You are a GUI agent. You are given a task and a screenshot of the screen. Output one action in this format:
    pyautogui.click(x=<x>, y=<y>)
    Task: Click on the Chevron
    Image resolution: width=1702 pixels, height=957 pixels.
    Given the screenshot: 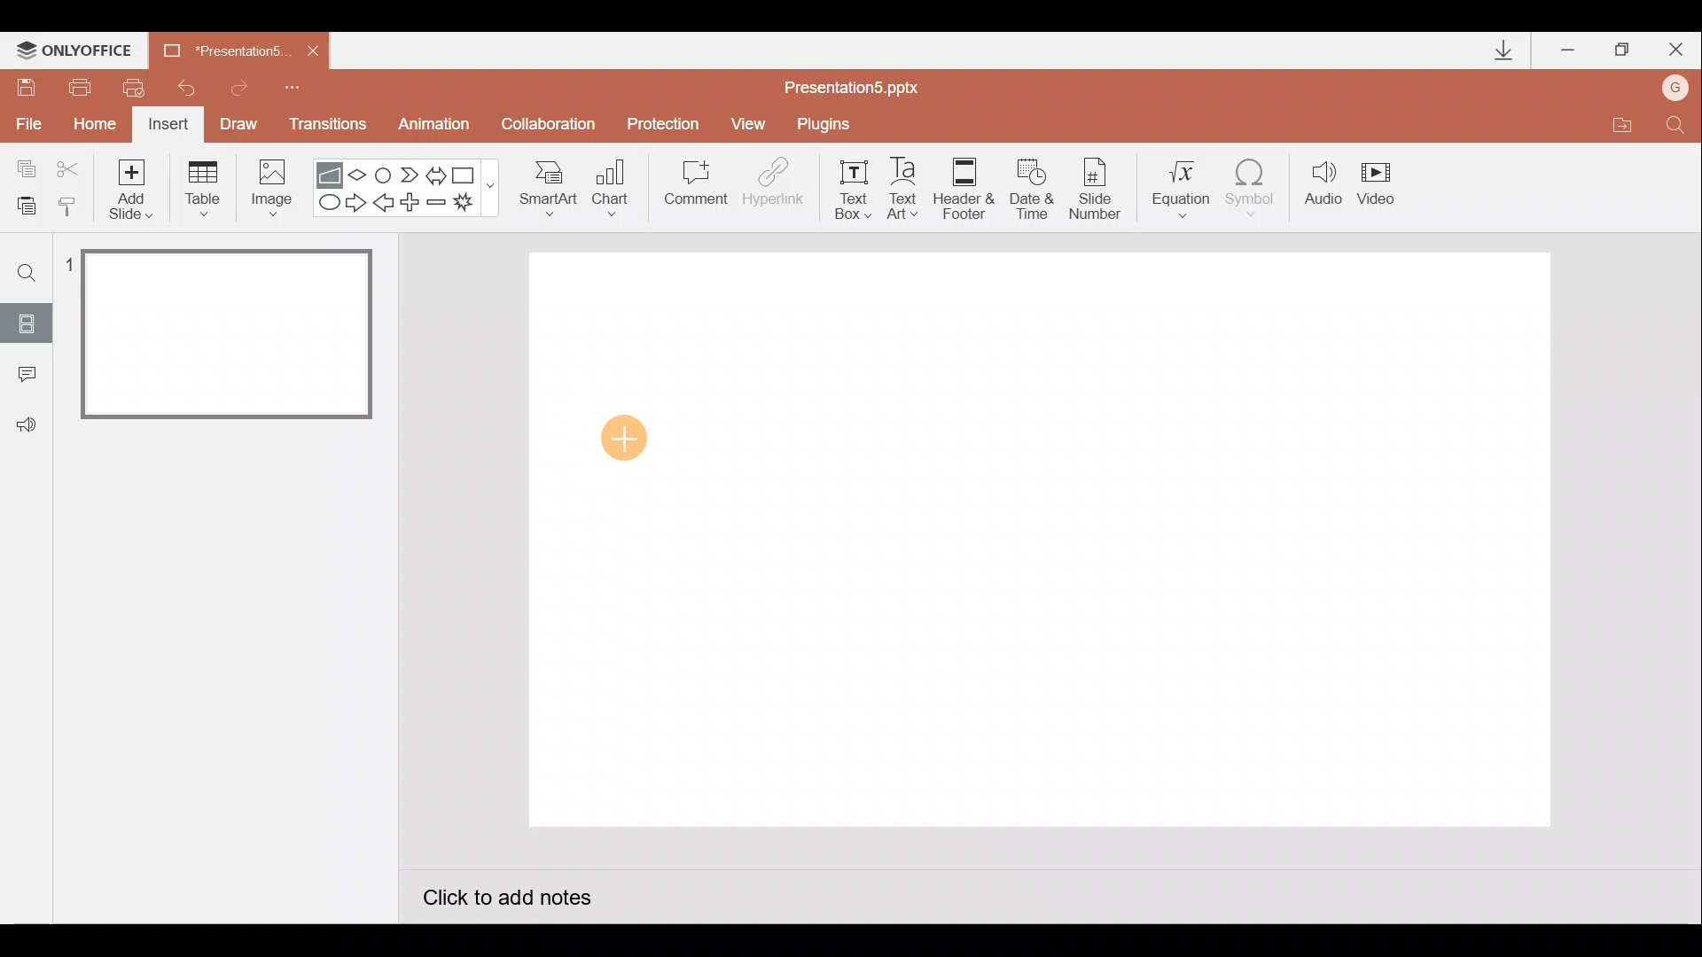 What is the action you would take?
    pyautogui.click(x=411, y=175)
    